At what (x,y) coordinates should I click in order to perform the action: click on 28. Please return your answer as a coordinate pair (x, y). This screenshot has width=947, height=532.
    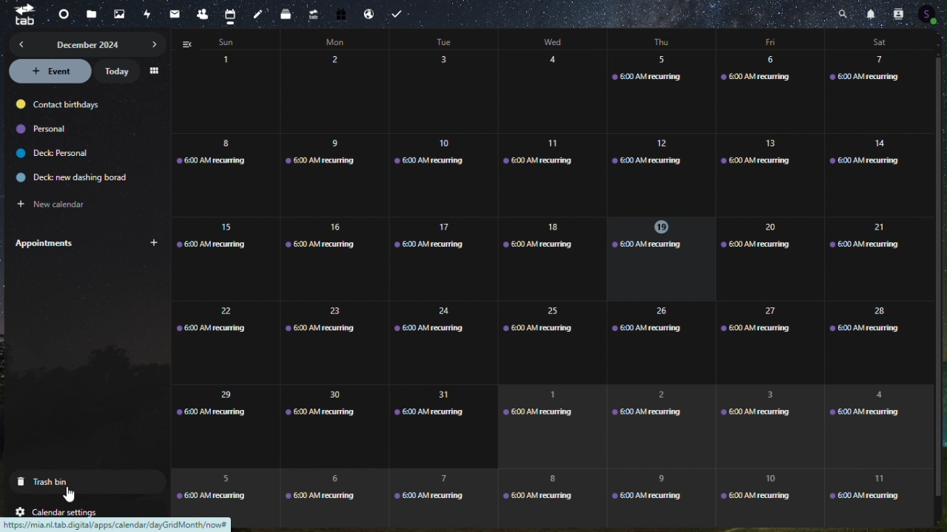
    Looking at the image, I should click on (877, 333).